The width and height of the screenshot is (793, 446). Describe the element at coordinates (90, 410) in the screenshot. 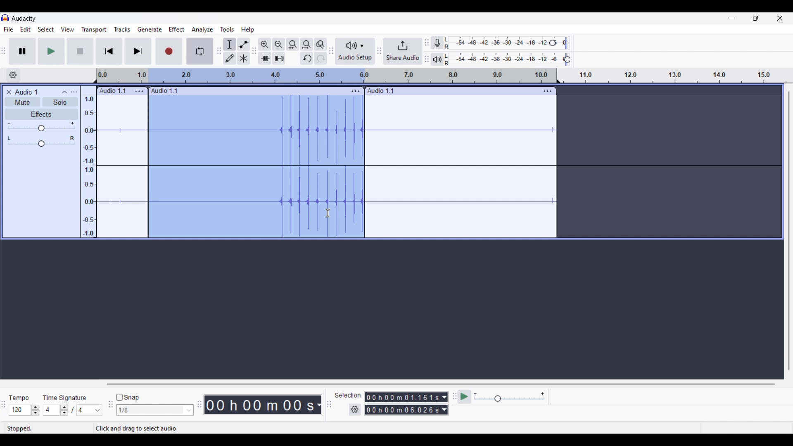

I see `Time signature options` at that location.